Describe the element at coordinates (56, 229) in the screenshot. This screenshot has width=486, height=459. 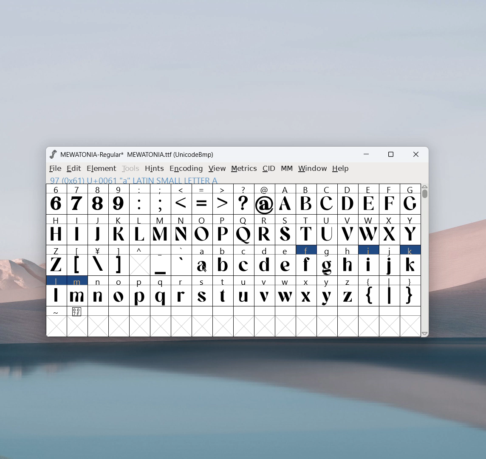
I see `H` at that location.